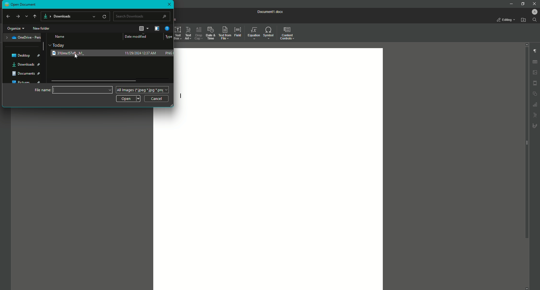  What do you see at coordinates (129, 98) in the screenshot?
I see `Open` at bounding box center [129, 98].